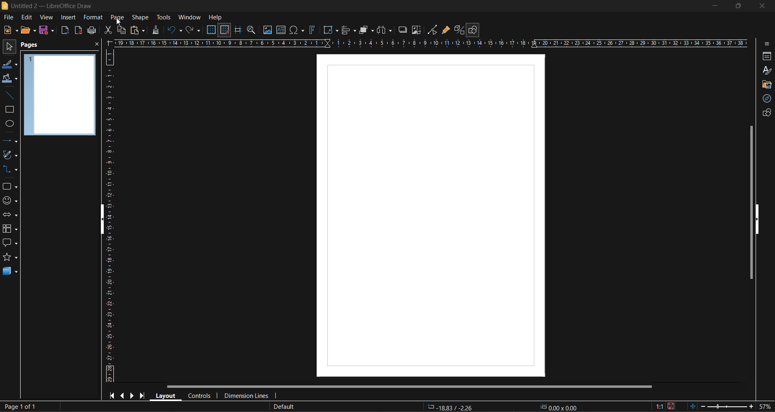 The image size is (775, 412). I want to click on crop image, so click(416, 31).